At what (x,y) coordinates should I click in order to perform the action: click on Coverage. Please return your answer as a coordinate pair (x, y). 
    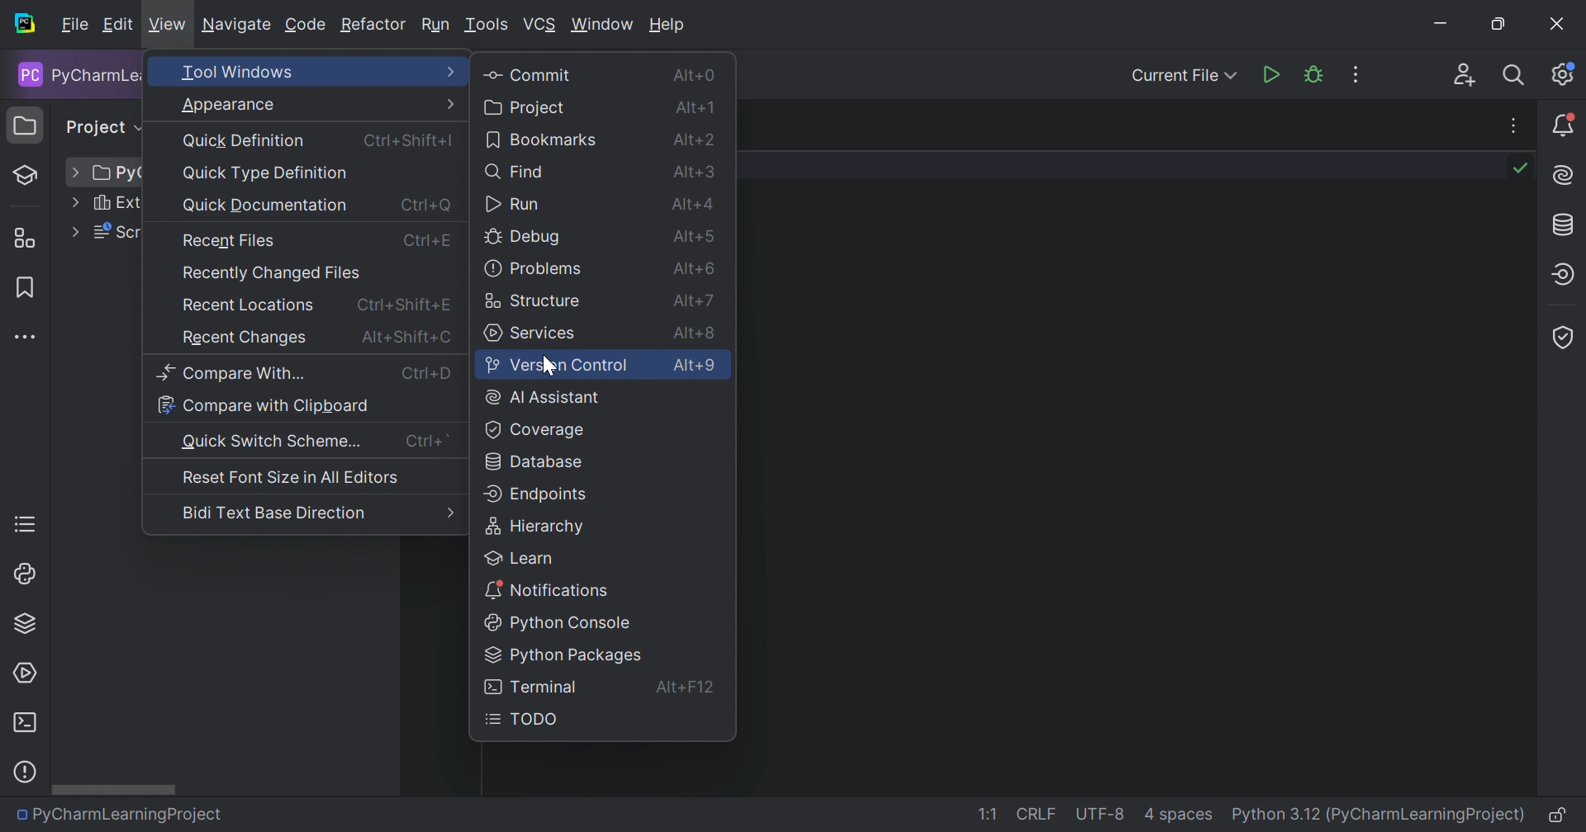
    Looking at the image, I should click on (1566, 340).